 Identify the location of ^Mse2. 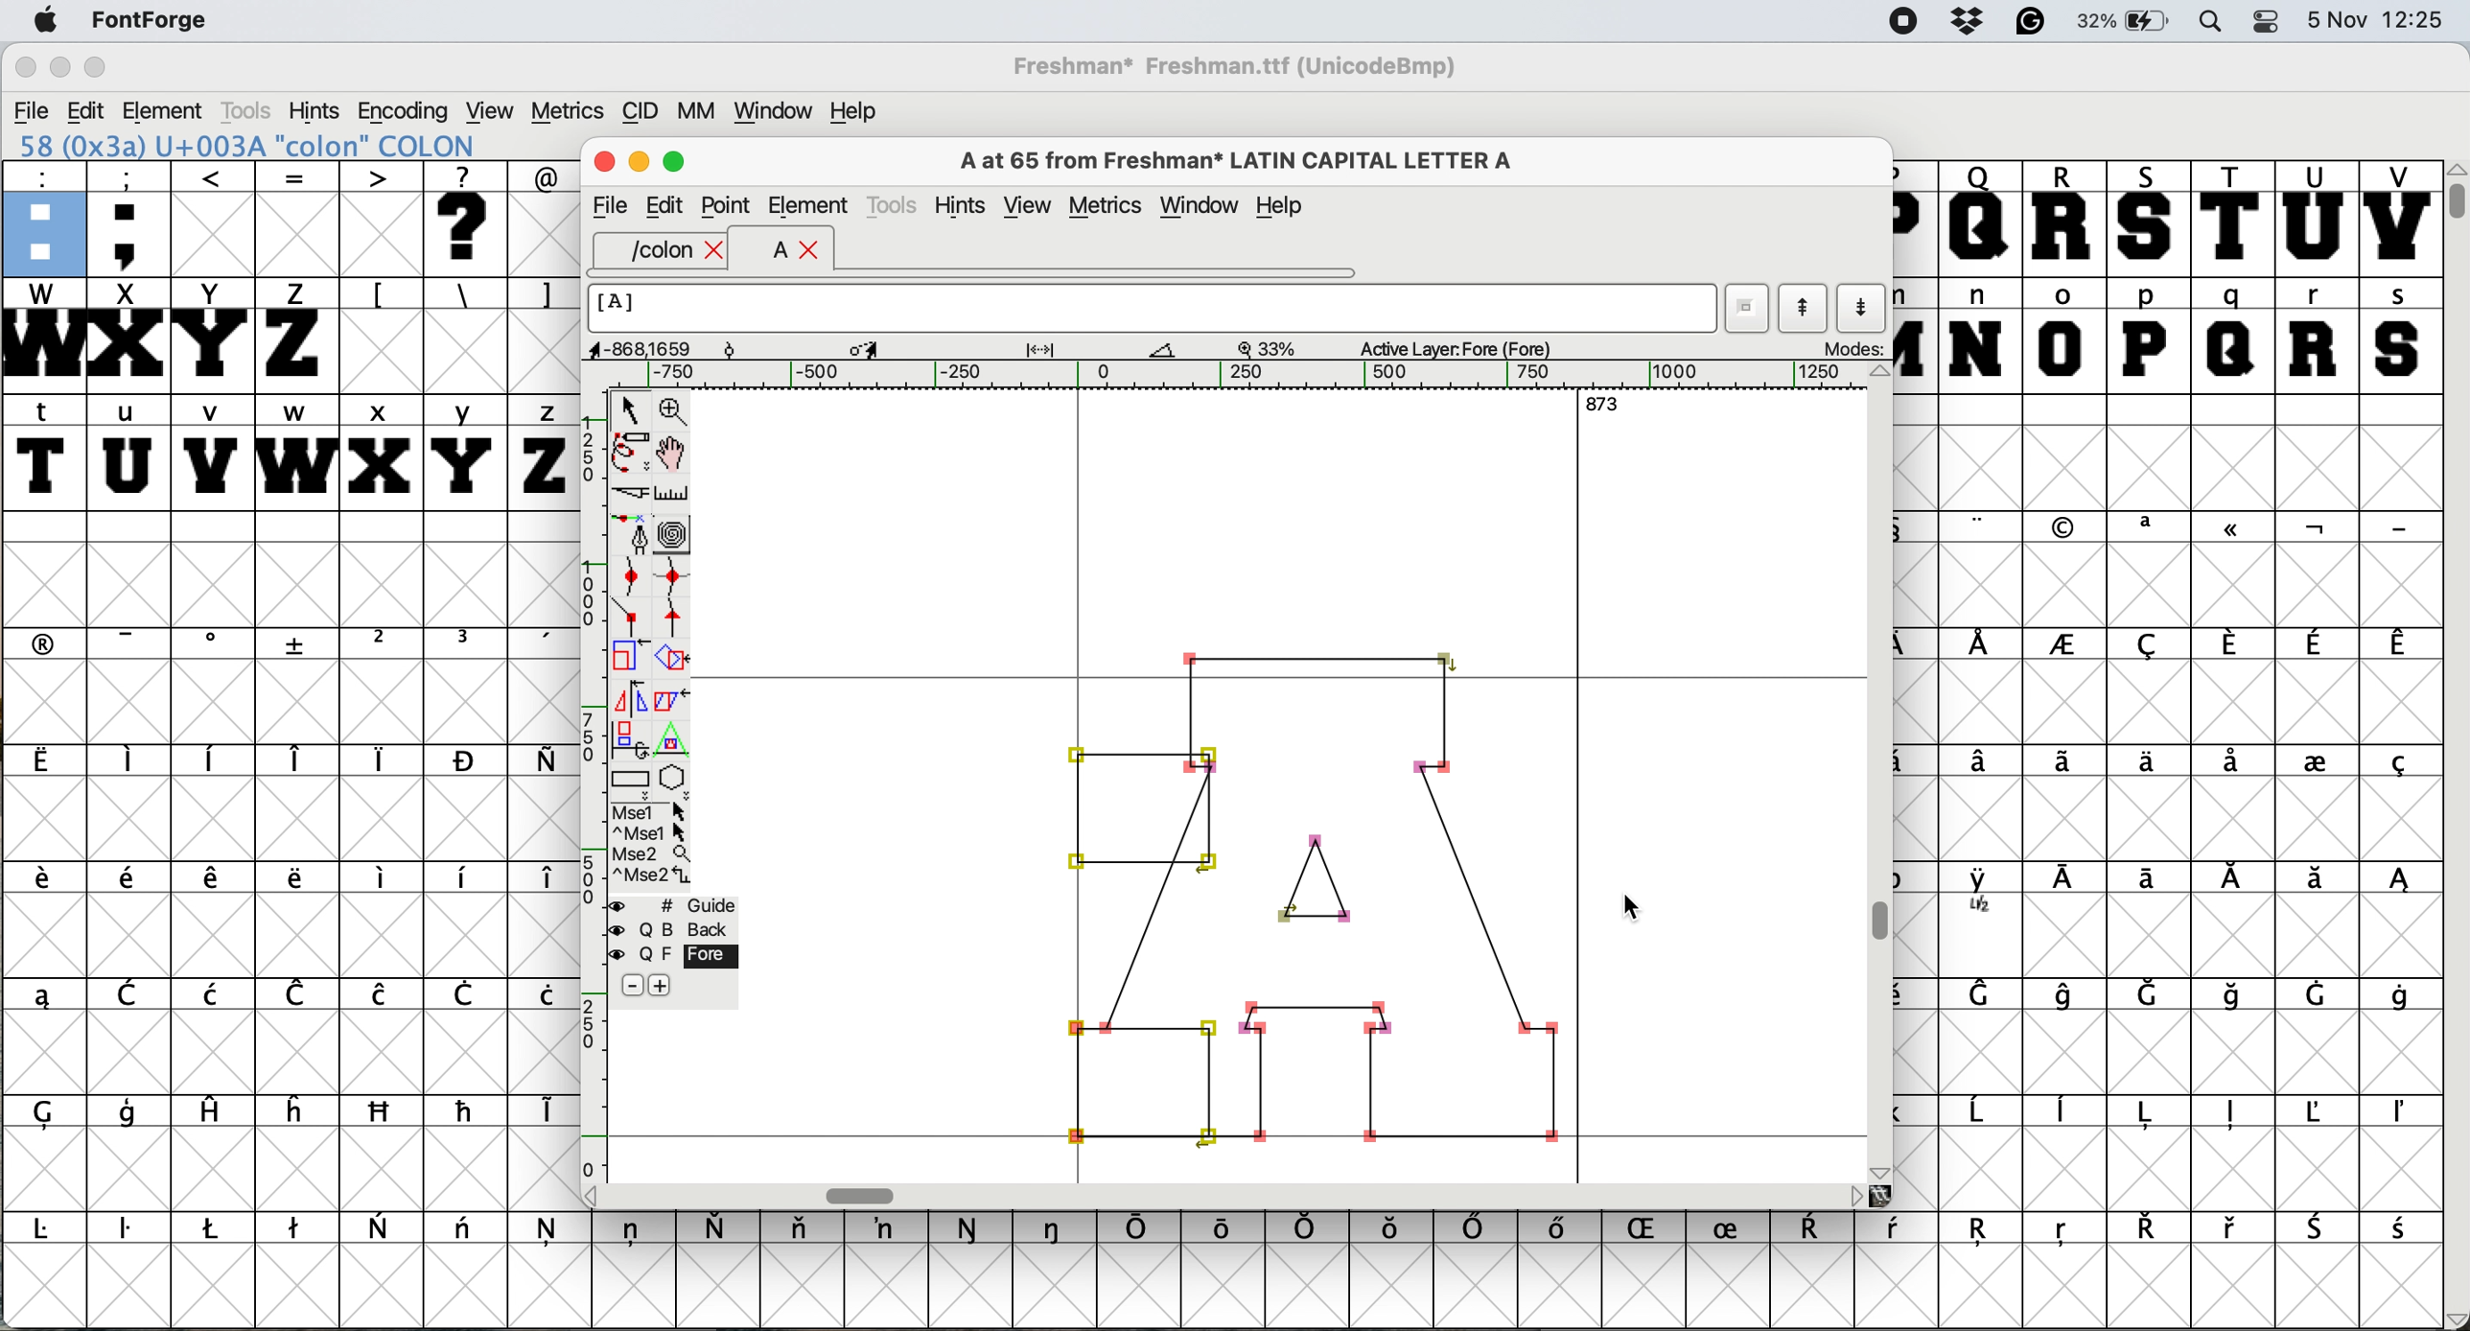
(652, 875).